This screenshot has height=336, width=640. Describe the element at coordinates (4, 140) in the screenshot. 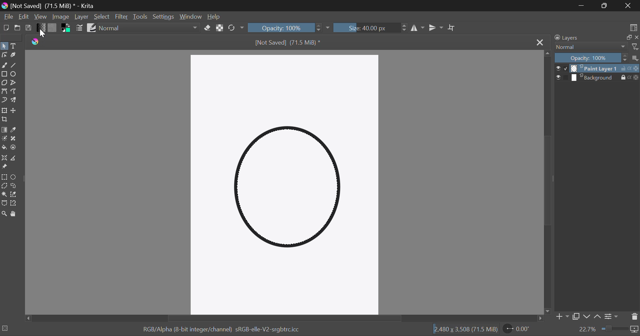

I see `Colorize Mask Tool` at that location.